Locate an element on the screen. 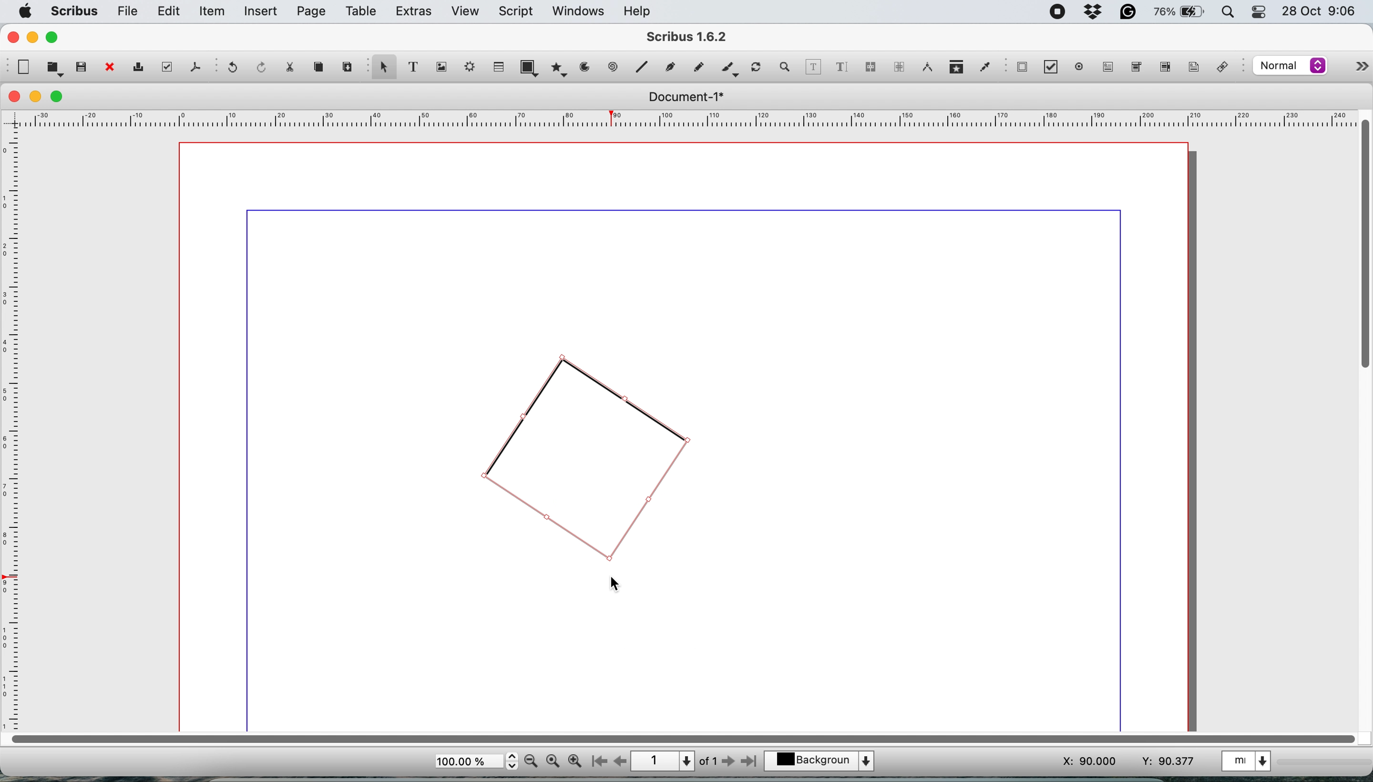 This screenshot has height=782, width=1373. select item is located at coordinates (384, 70).